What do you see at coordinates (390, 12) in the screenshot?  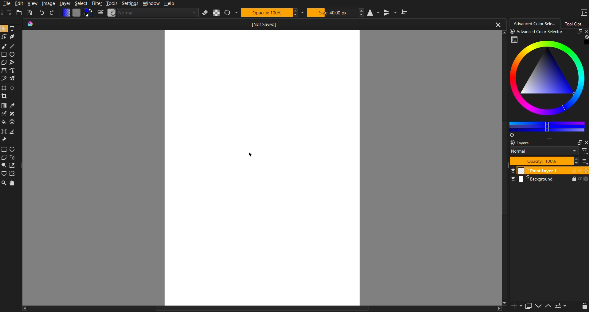 I see `Vertical Mirror` at bounding box center [390, 12].